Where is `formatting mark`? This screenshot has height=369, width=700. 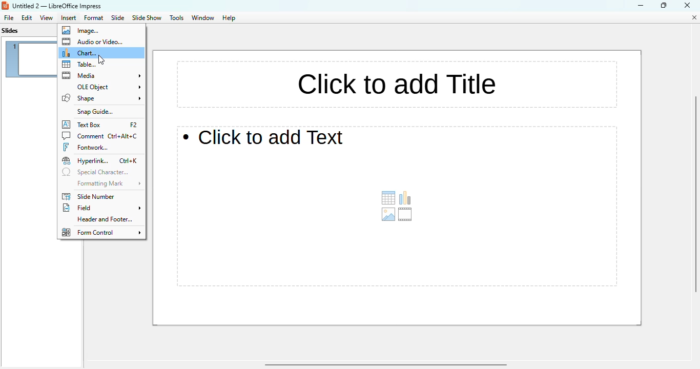
formatting mark is located at coordinates (108, 183).